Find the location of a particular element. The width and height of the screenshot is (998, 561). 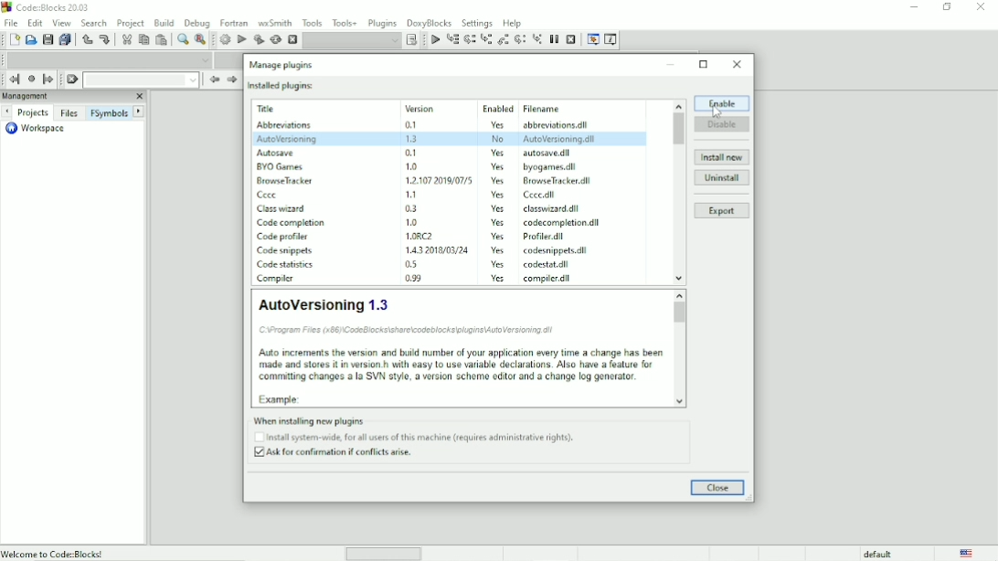

Stop debugger is located at coordinates (571, 38).